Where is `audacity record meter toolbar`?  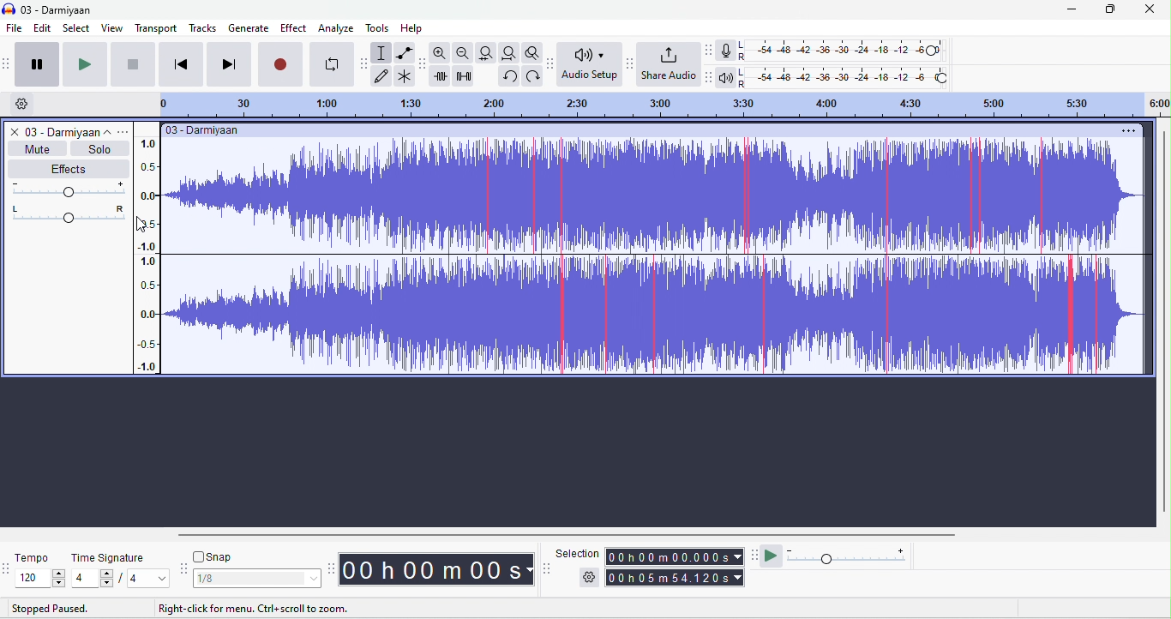 audacity record meter toolbar is located at coordinates (710, 50).